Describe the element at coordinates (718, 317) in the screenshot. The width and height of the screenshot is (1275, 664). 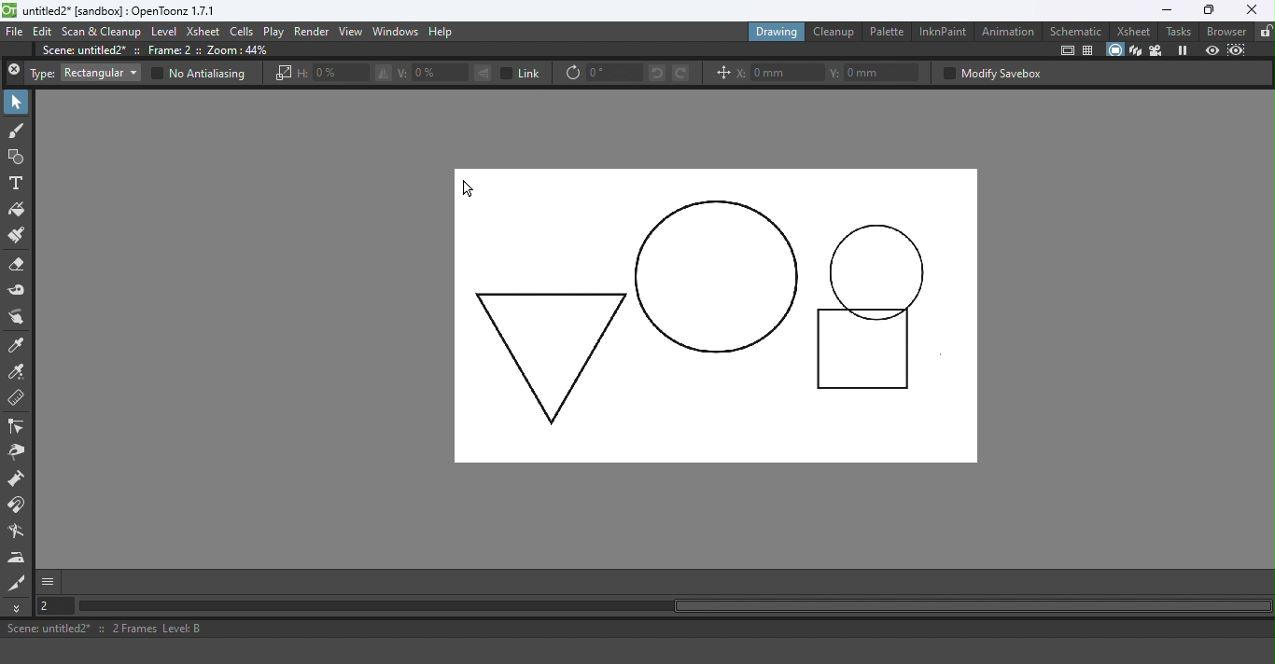
I see `Canvas` at that location.